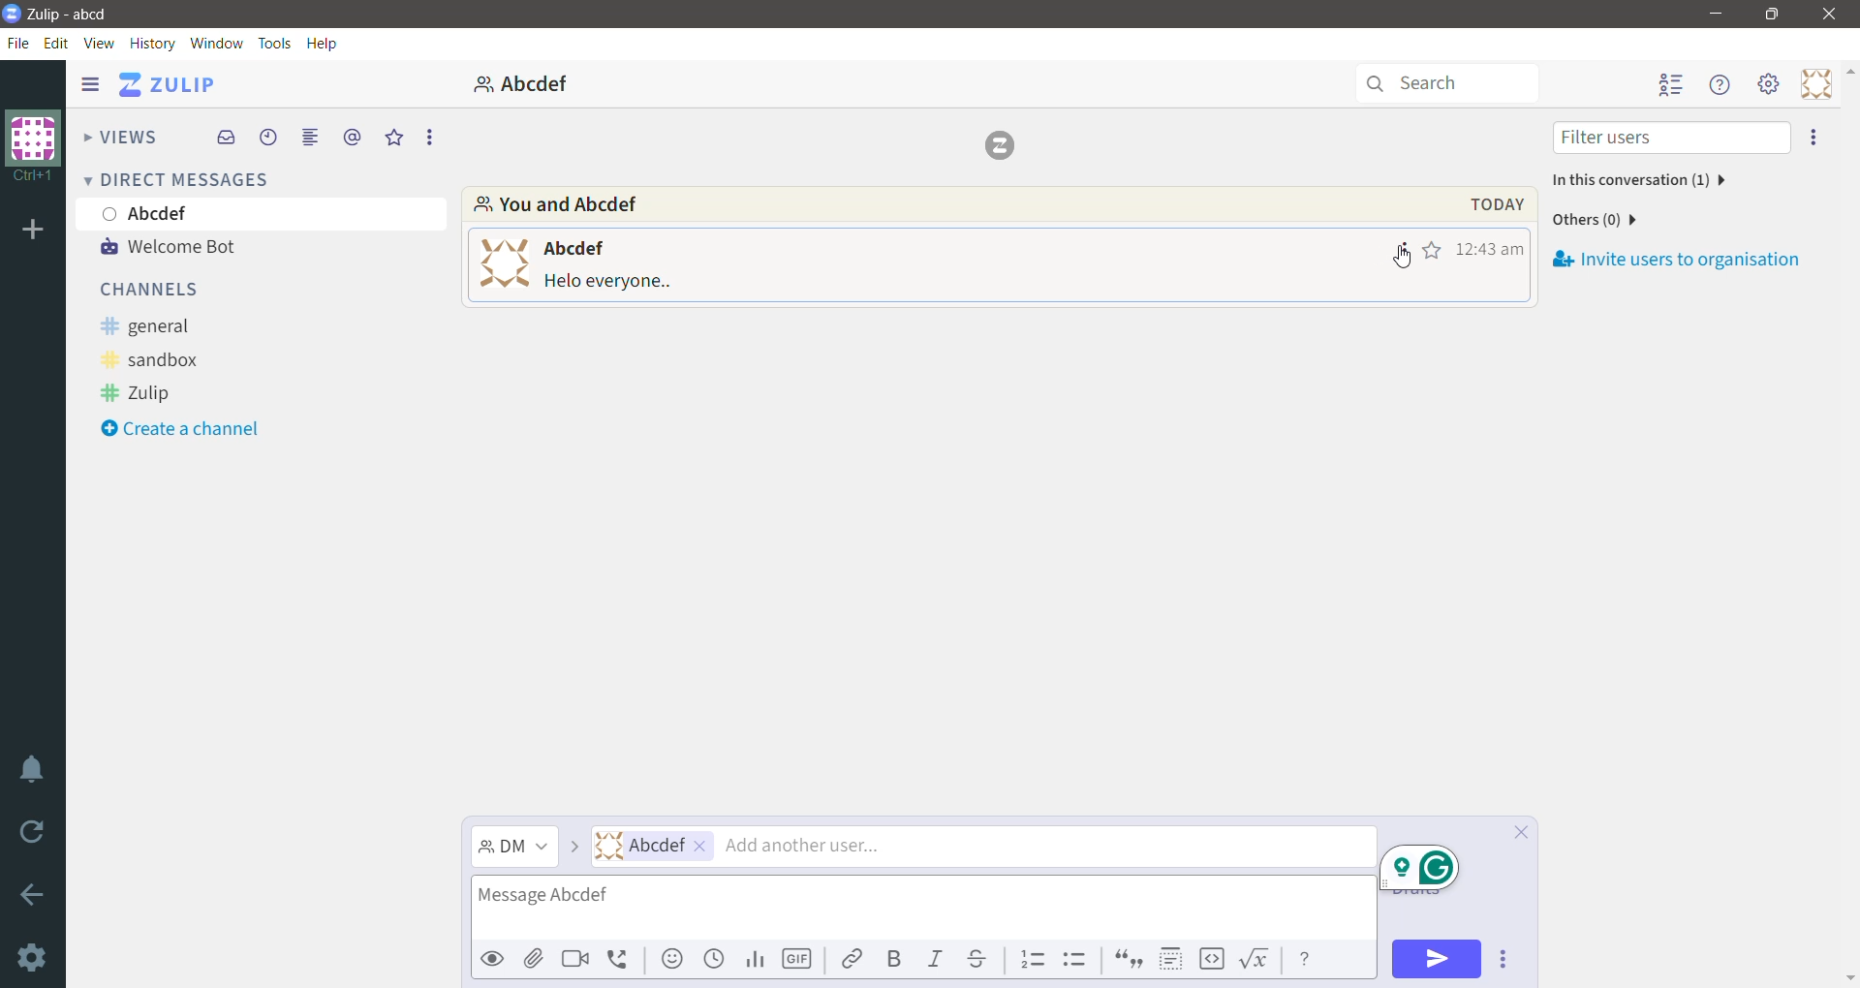 The height and width of the screenshot is (988, 1860). I want to click on Message actions, so click(1400, 248).